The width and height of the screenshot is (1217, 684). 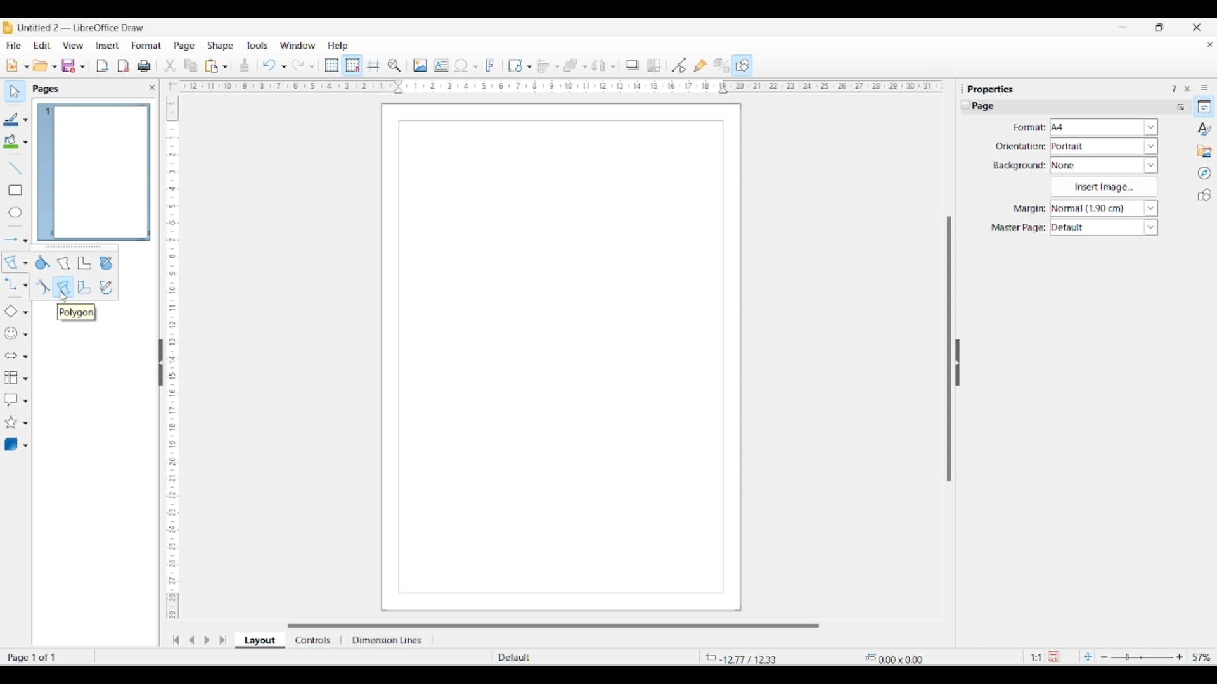 What do you see at coordinates (1088, 656) in the screenshot?
I see `Fit page to current window` at bounding box center [1088, 656].